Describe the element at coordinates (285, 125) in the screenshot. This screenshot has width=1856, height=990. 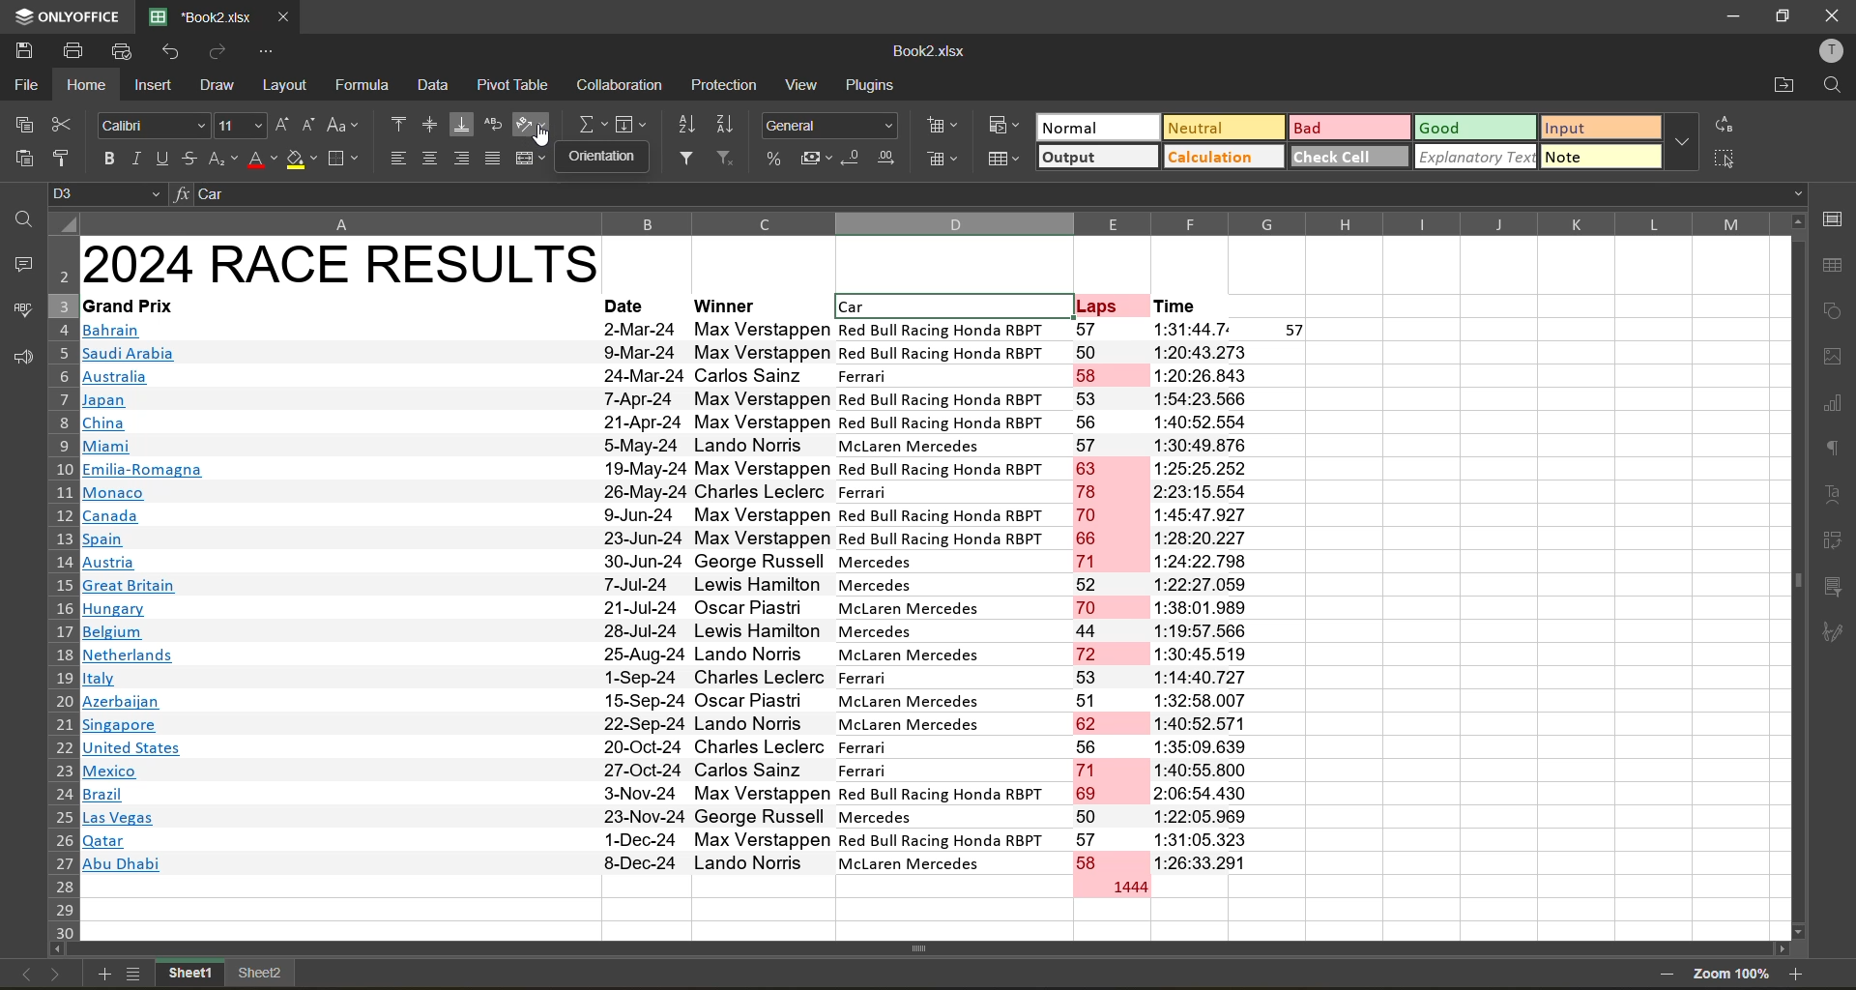
I see `increment size` at that location.